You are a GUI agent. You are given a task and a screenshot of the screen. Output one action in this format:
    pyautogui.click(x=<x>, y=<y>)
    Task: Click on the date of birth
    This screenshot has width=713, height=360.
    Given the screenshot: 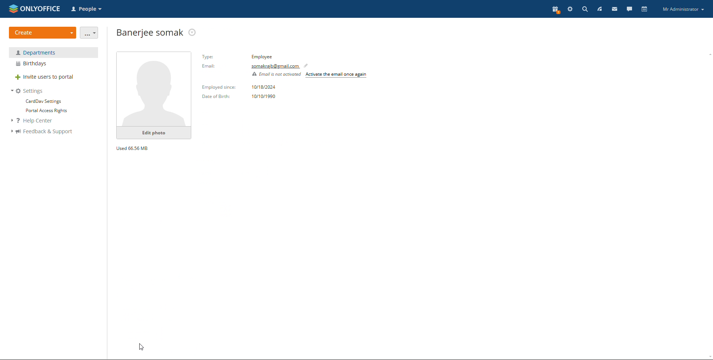 What is the action you would take?
    pyautogui.click(x=217, y=97)
    